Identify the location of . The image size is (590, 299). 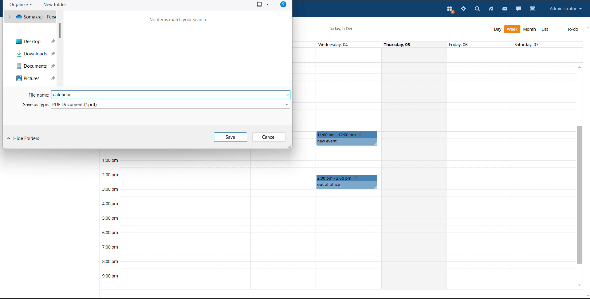
(348, 182).